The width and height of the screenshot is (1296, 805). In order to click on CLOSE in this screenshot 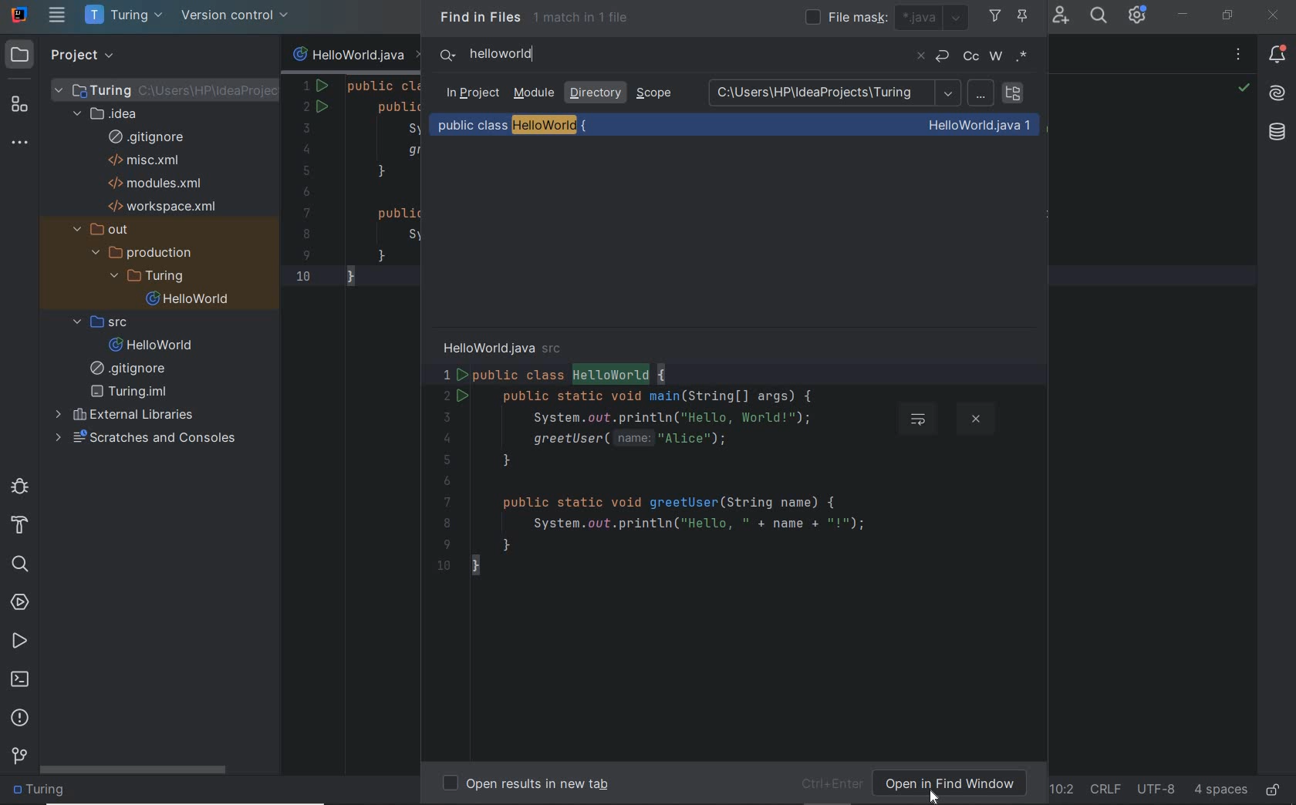, I will do `click(1274, 15)`.